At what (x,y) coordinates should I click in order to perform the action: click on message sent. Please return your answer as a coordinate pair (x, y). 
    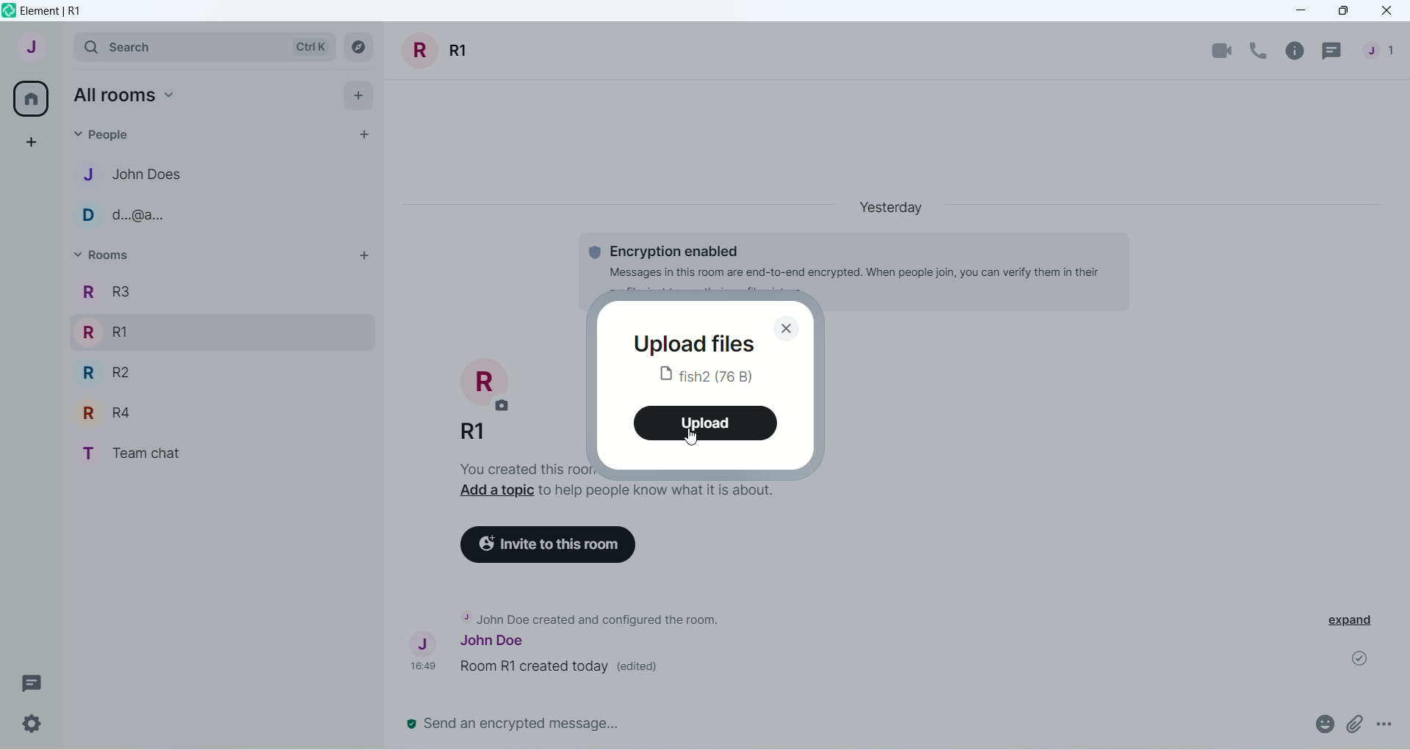
    Looking at the image, I should click on (1356, 660).